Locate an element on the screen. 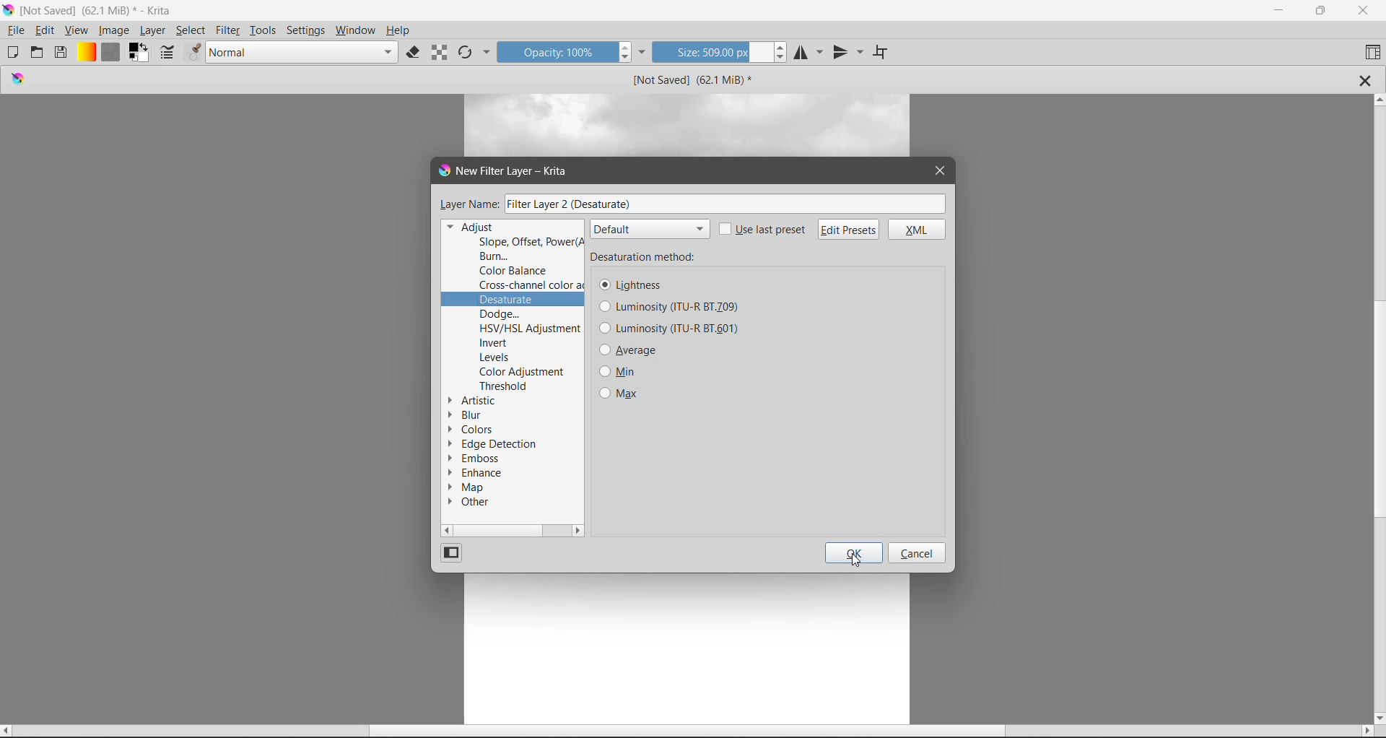 The height and width of the screenshot is (738, 1386). Close Tab is located at coordinates (1366, 80).